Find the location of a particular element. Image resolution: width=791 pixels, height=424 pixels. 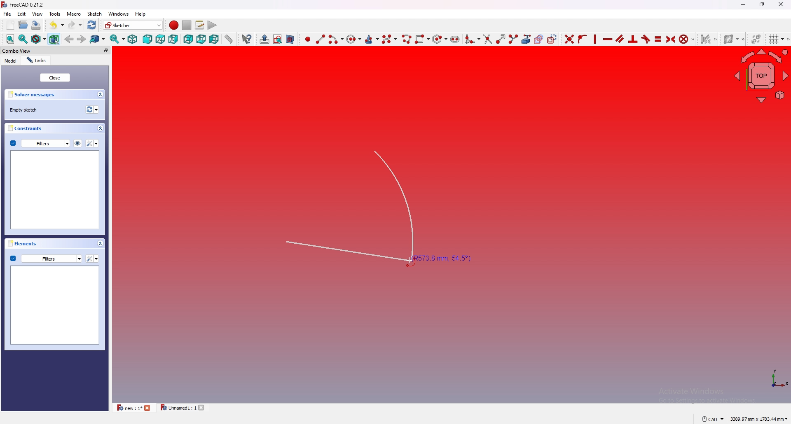

hide all listed constraints is located at coordinates (78, 143).